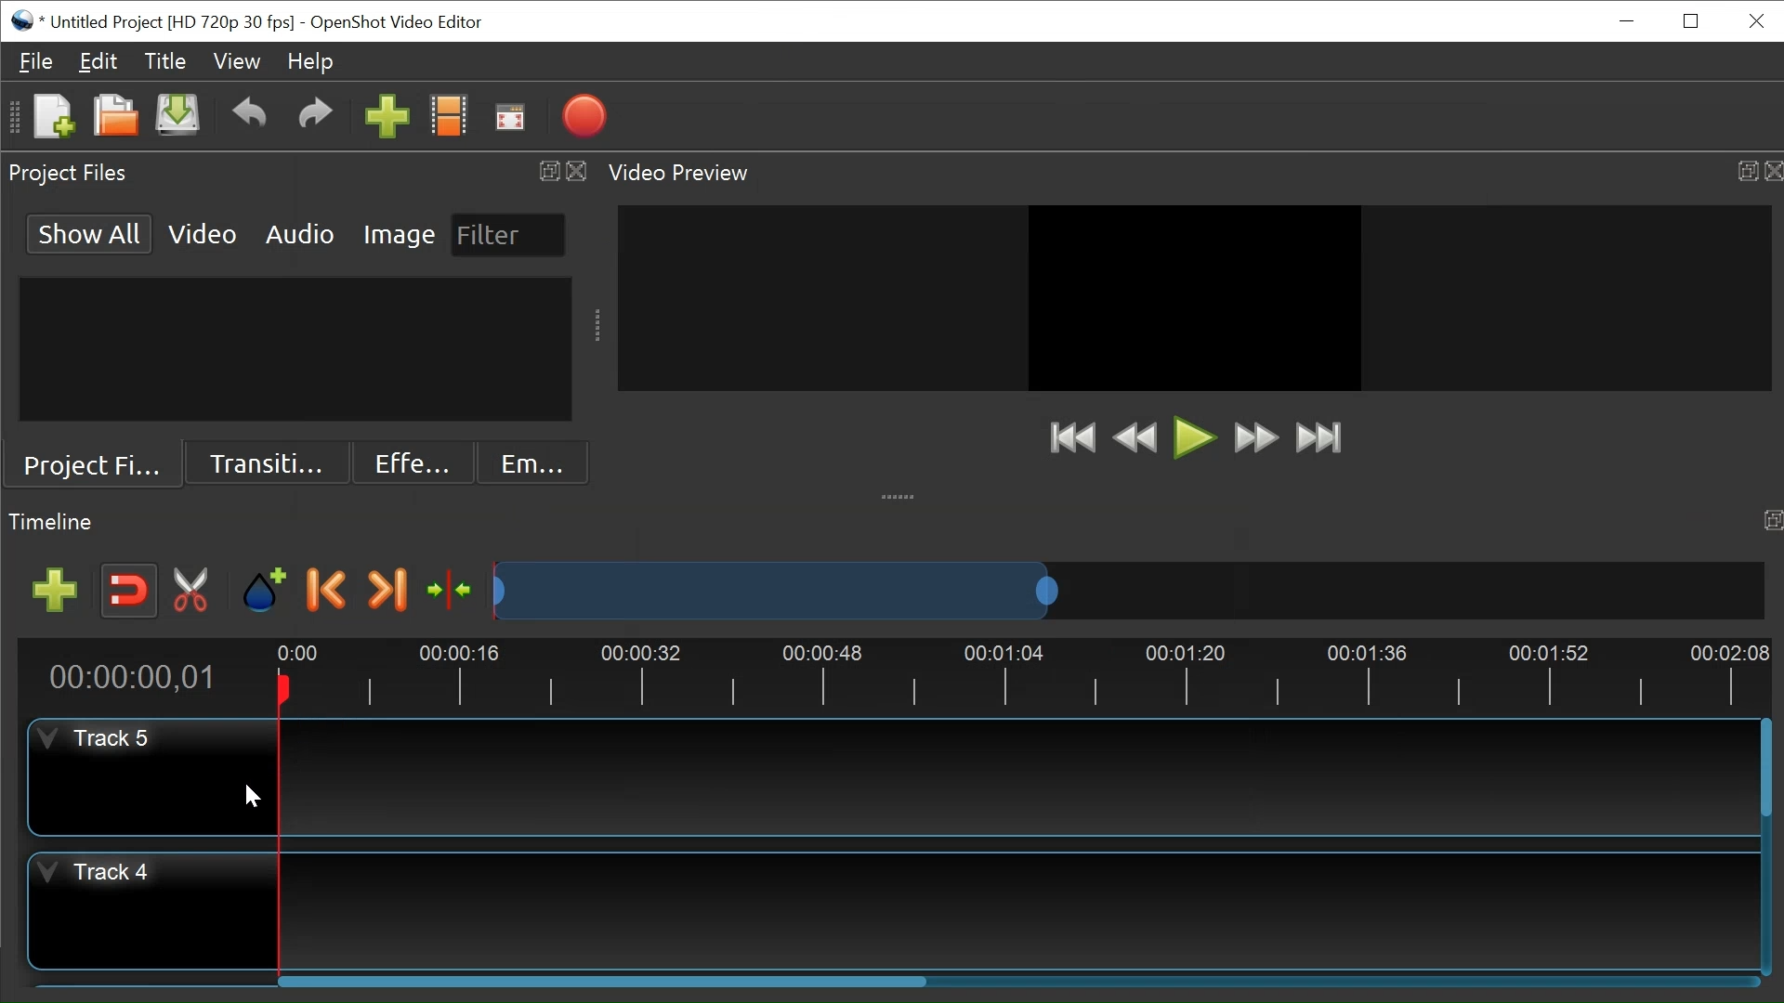  I want to click on View, so click(237, 62).